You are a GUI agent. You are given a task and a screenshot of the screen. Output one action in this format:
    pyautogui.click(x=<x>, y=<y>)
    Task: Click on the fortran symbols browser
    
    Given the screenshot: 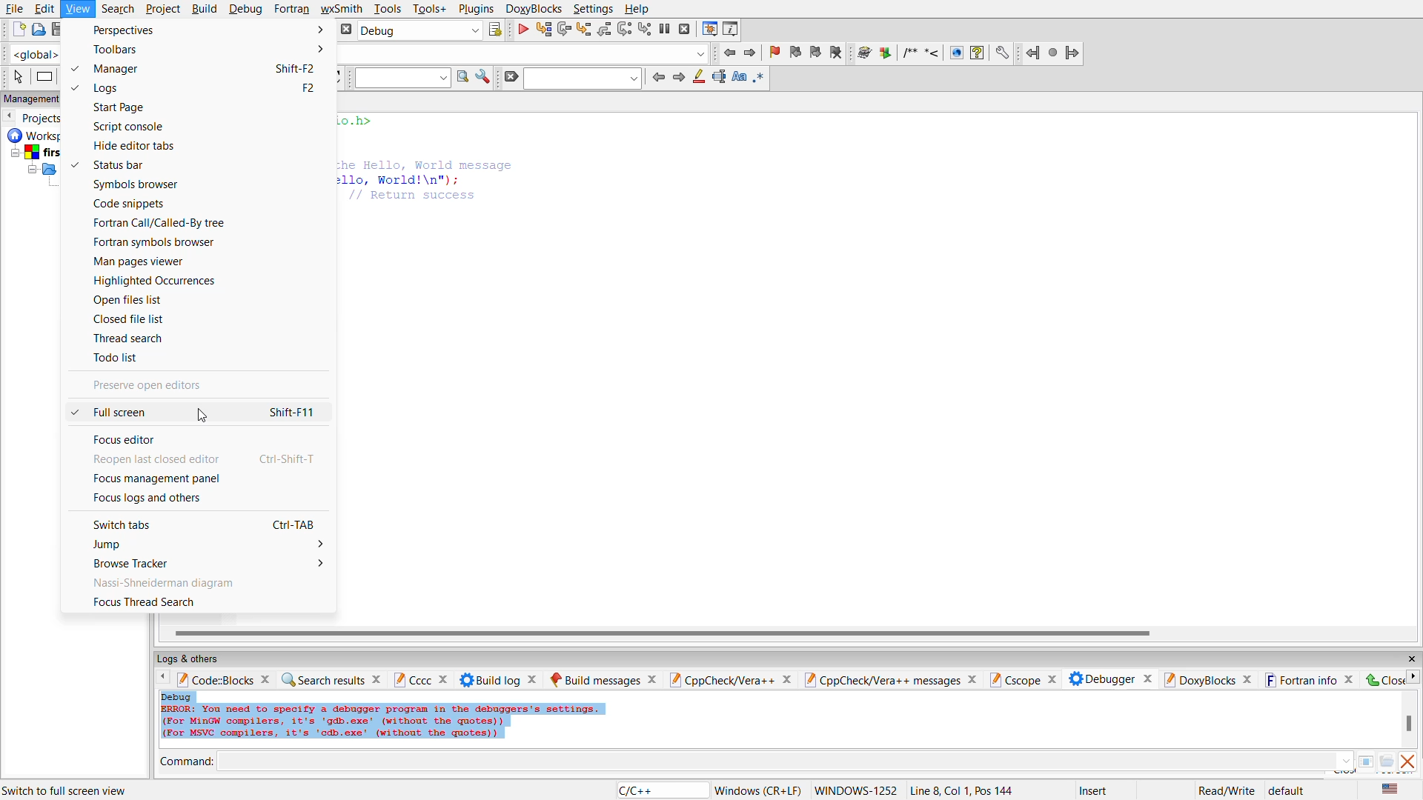 What is the action you would take?
    pyautogui.click(x=159, y=244)
    